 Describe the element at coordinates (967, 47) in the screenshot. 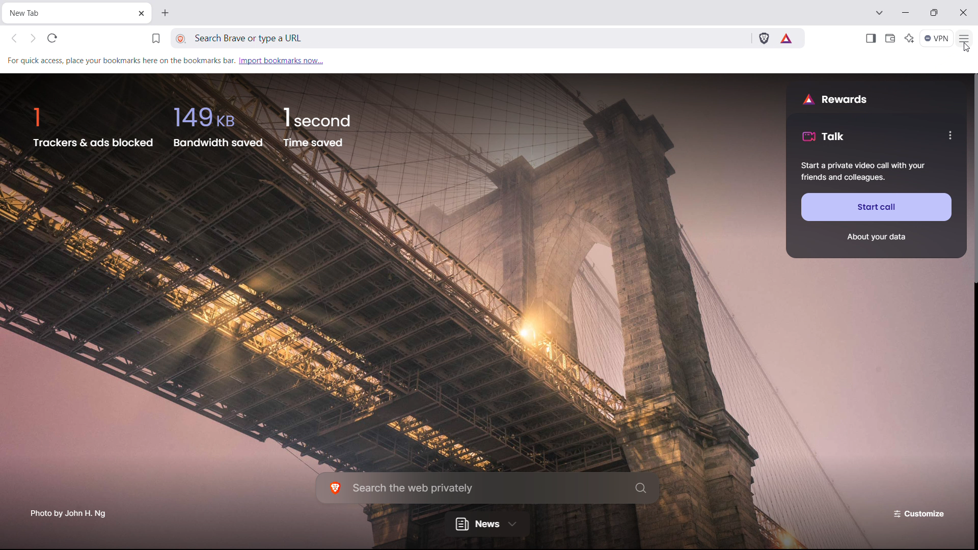

I see `cursor` at that location.